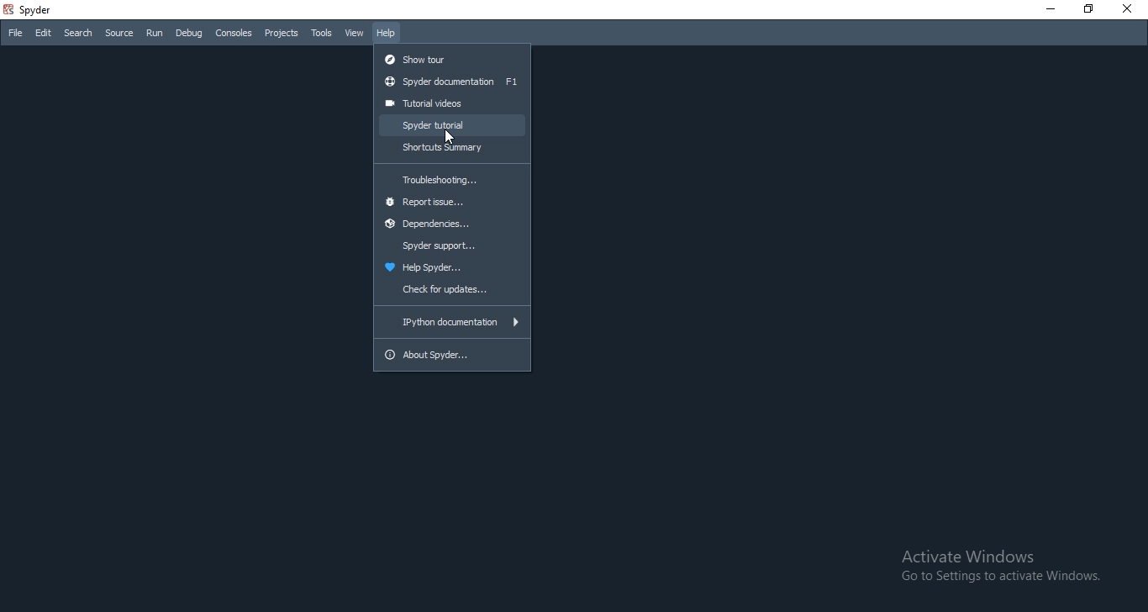 The height and width of the screenshot is (612, 1148). What do you see at coordinates (998, 565) in the screenshot?
I see `Activate Windows
Go to Settings to activate Windows.` at bounding box center [998, 565].